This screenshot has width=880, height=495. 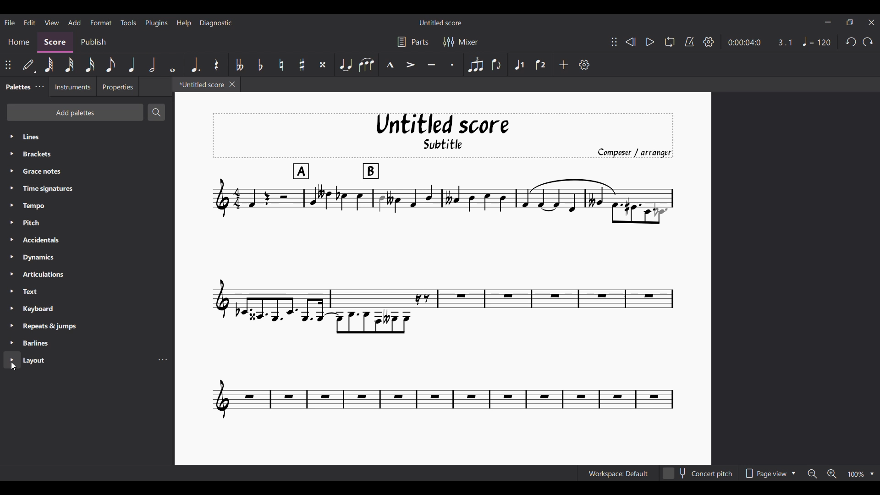 I want to click on Change position, so click(x=8, y=65).